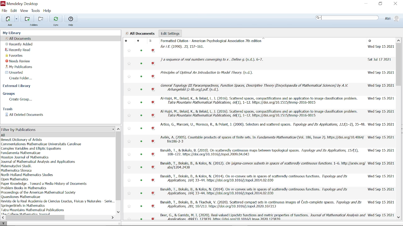 The image size is (403, 226). Describe the element at coordinates (58, 201) in the screenshot. I see `author` at that location.